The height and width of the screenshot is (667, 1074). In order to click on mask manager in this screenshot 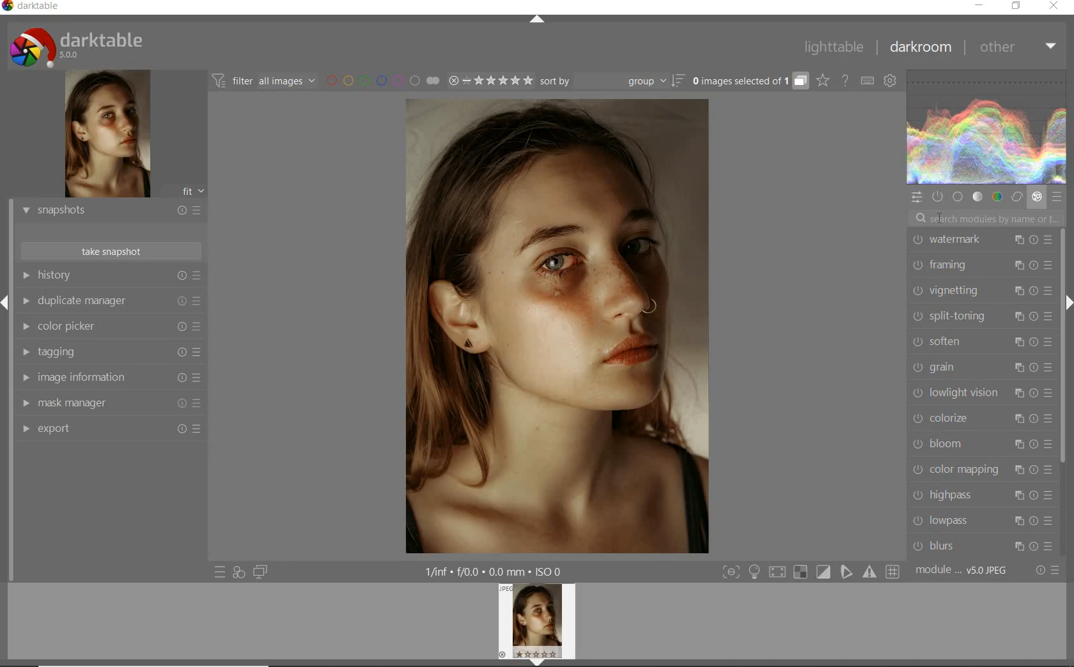, I will do `click(113, 403)`.